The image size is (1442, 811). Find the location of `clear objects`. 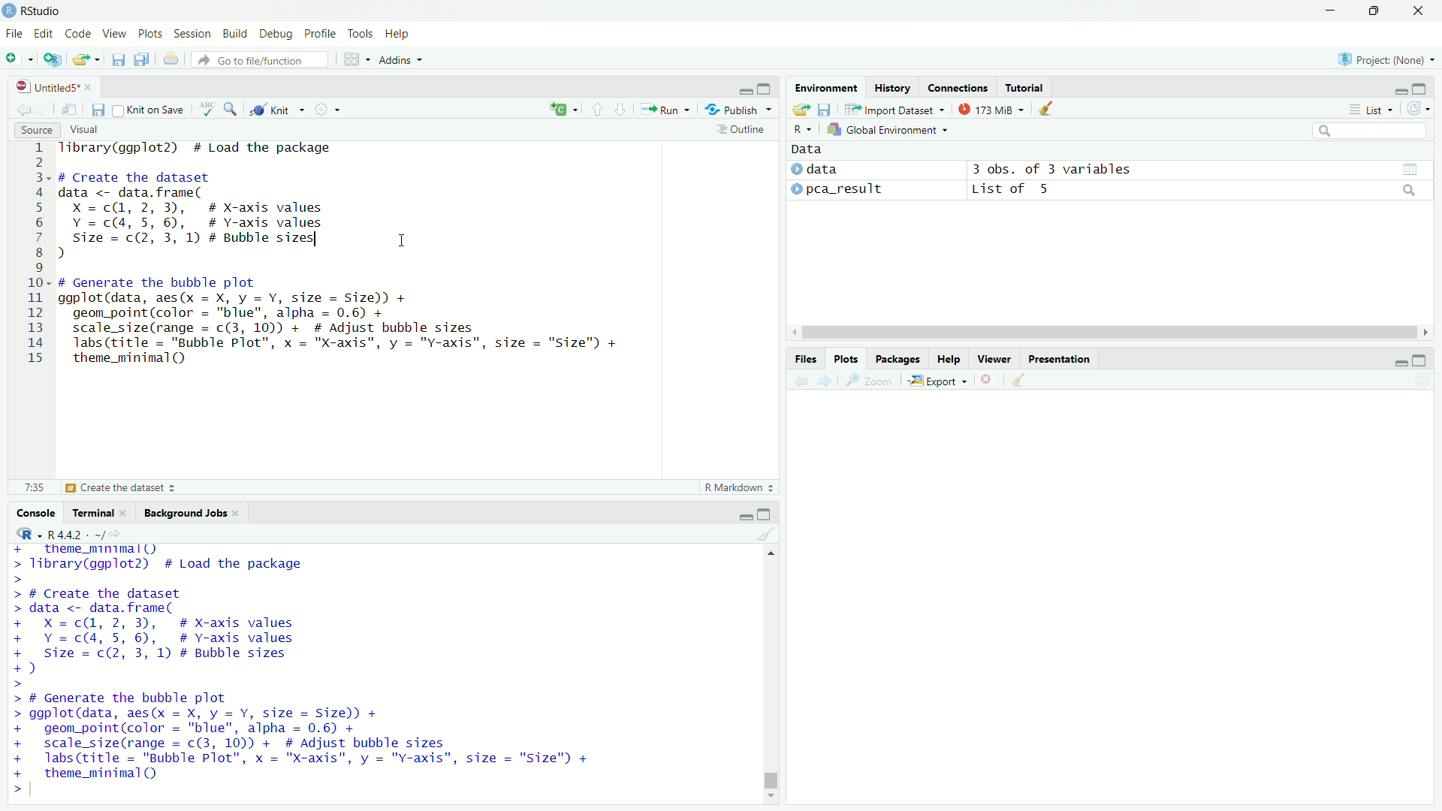

clear objects is located at coordinates (1047, 107).